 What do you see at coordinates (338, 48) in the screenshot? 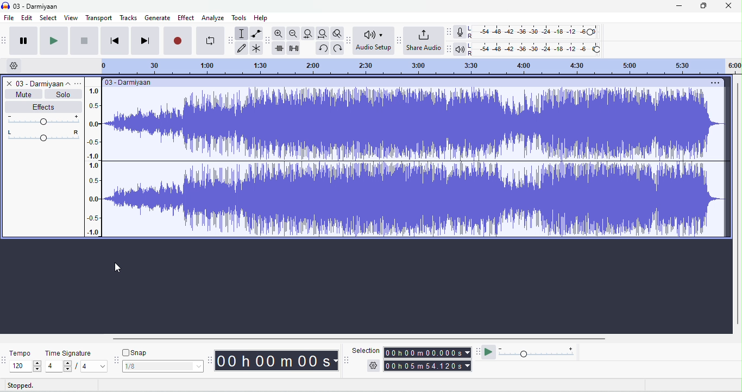
I see `redo` at bounding box center [338, 48].